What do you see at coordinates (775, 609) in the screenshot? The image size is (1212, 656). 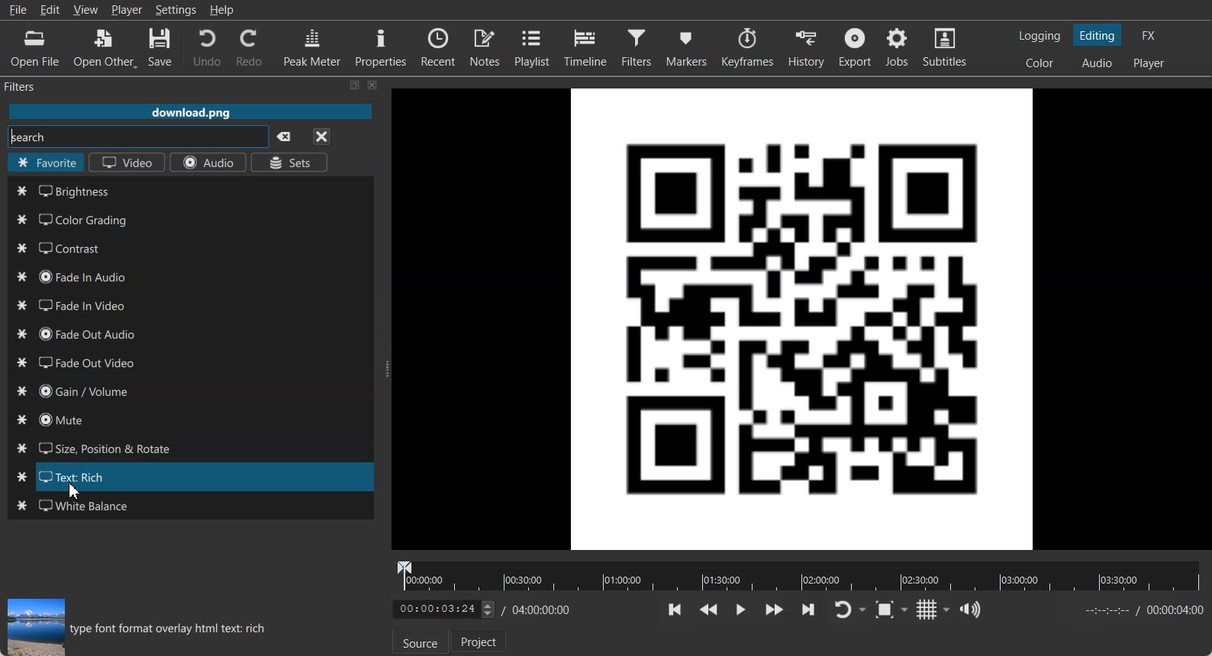 I see `Play Quickly Forward` at bounding box center [775, 609].